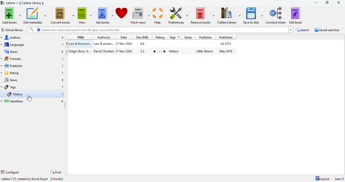 The height and width of the screenshot is (182, 345). What do you see at coordinates (35, 16) in the screenshot?
I see `edit metadata` at bounding box center [35, 16].